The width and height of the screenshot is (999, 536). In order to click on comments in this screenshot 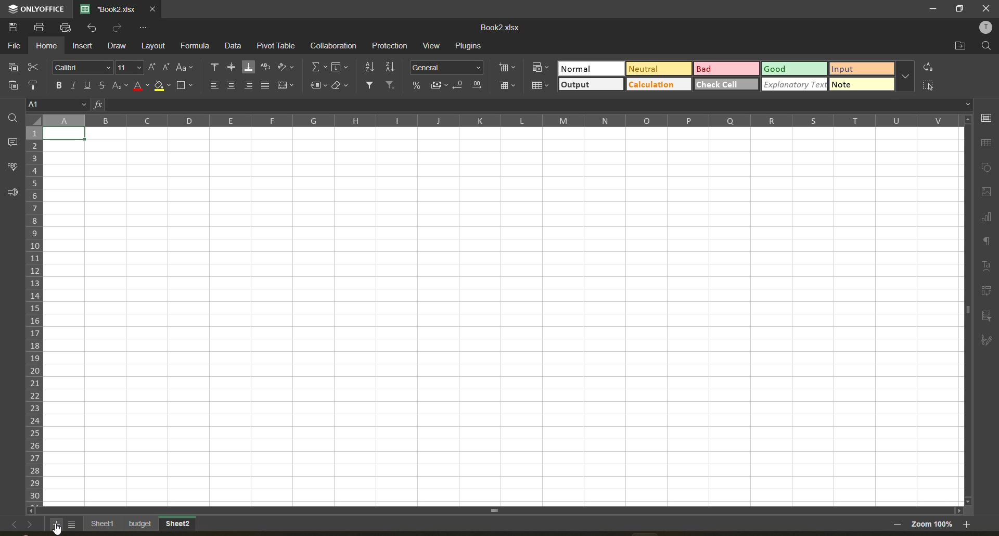, I will do `click(13, 141)`.